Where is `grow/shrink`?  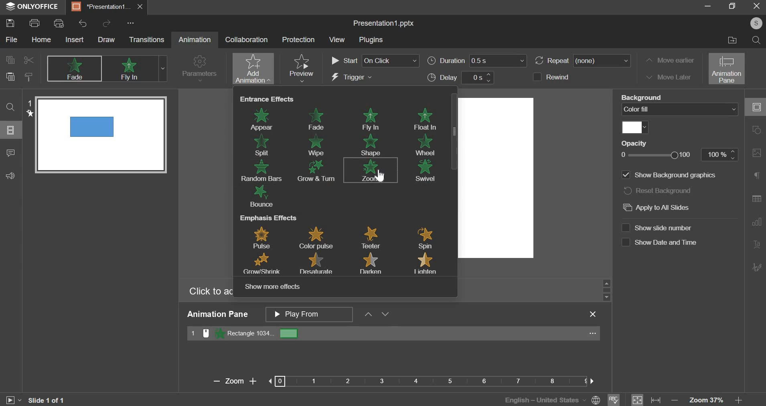 grow/shrink is located at coordinates (265, 264).